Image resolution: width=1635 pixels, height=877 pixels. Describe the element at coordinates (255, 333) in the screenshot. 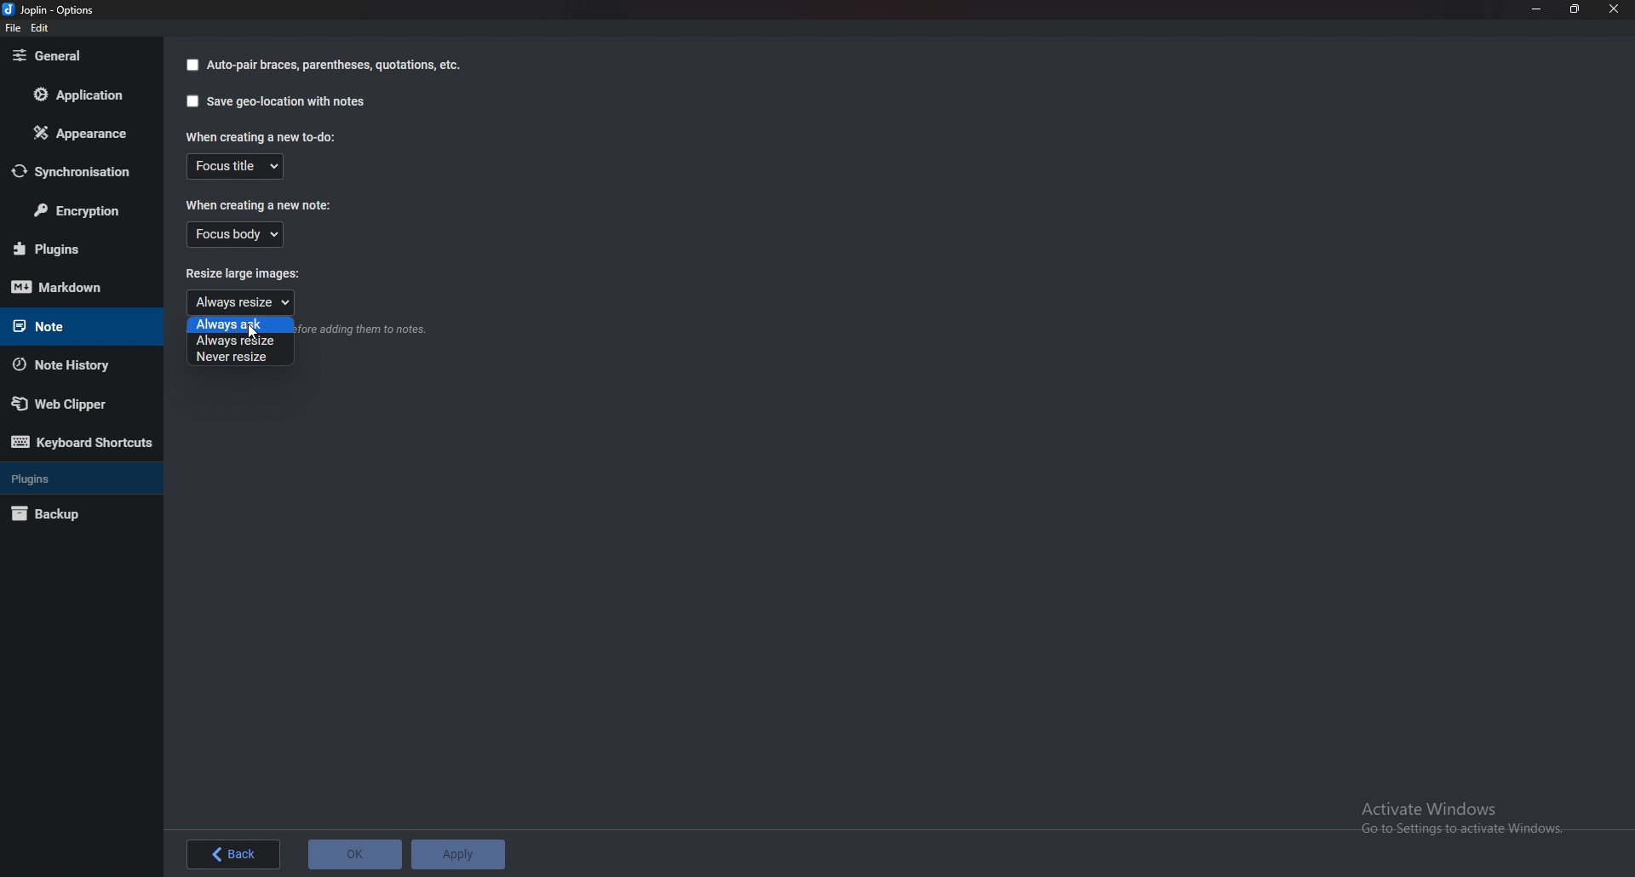

I see `cursor` at that location.